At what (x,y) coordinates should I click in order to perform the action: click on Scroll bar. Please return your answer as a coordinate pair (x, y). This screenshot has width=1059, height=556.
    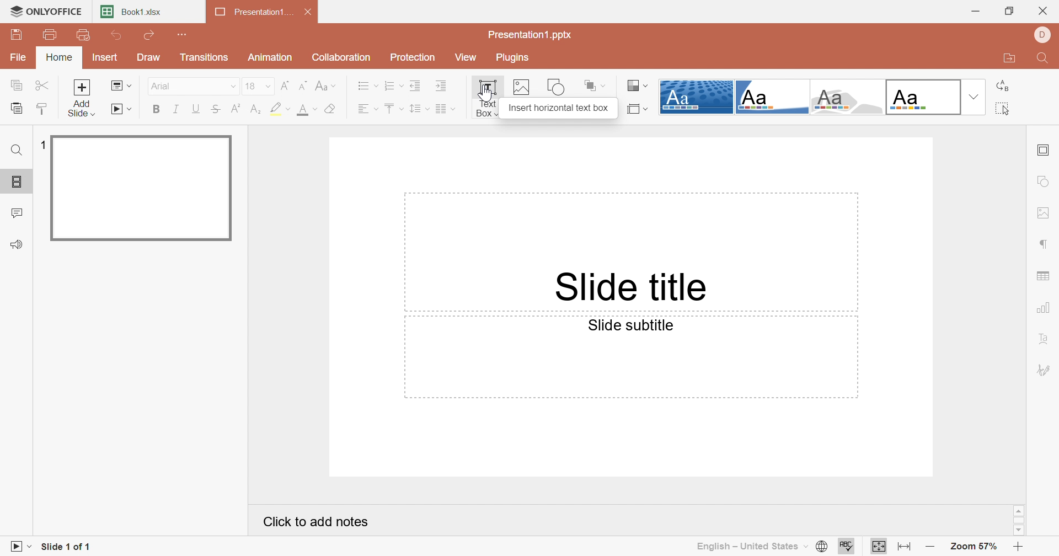
    Looking at the image, I should click on (1020, 521).